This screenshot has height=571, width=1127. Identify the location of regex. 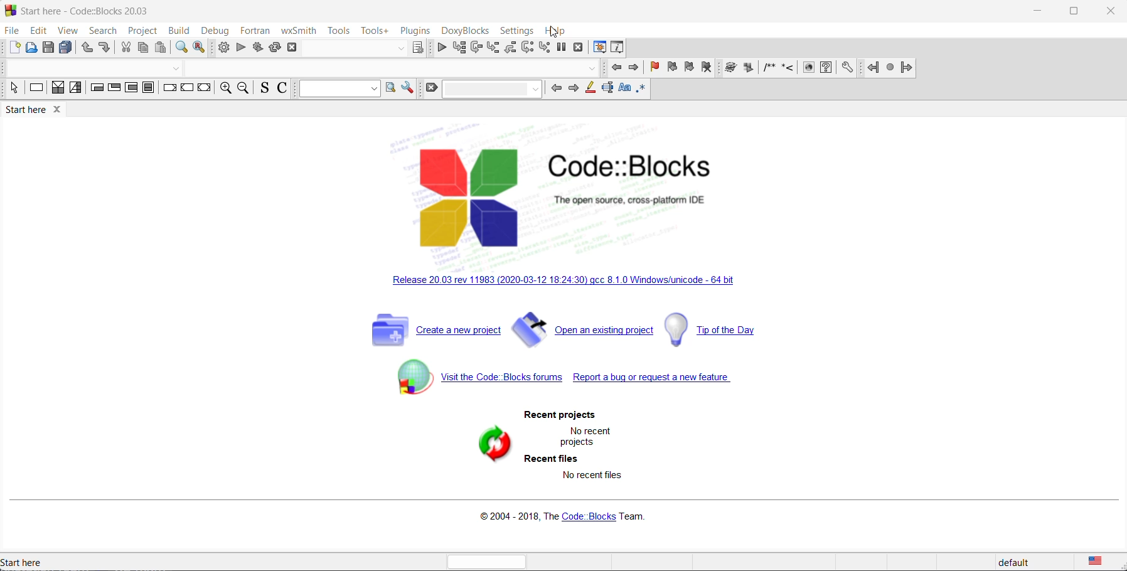
(641, 89).